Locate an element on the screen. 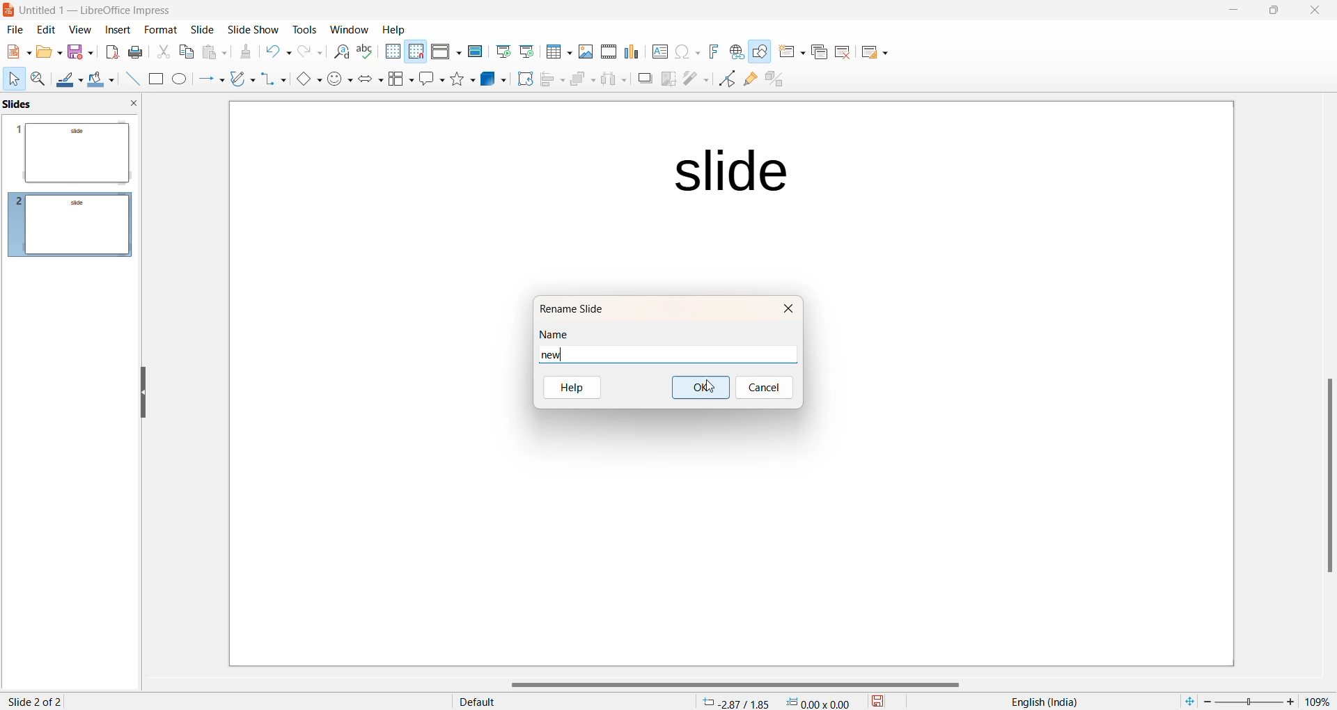  Shapes is located at coordinates (461, 79).